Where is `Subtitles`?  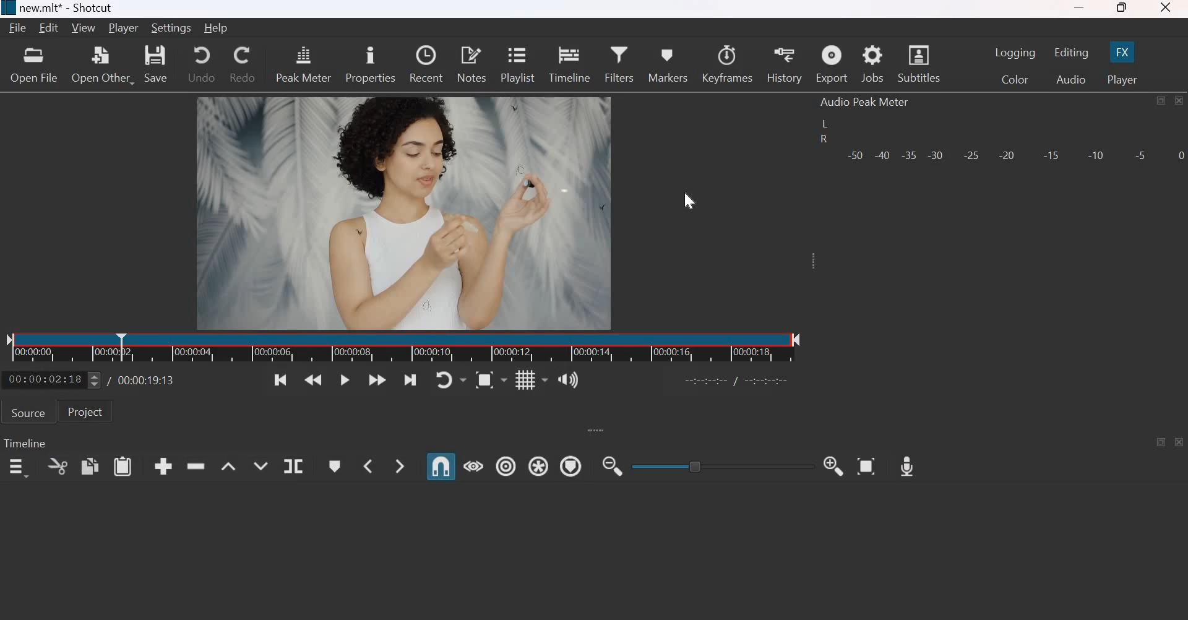
Subtitles is located at coordinates (919, 63).